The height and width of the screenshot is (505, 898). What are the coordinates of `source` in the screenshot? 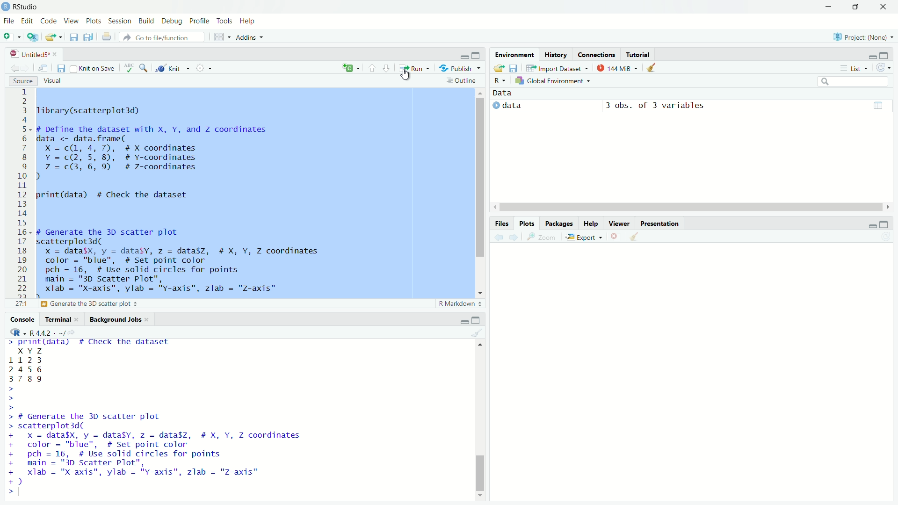 It's located at (18, 82).